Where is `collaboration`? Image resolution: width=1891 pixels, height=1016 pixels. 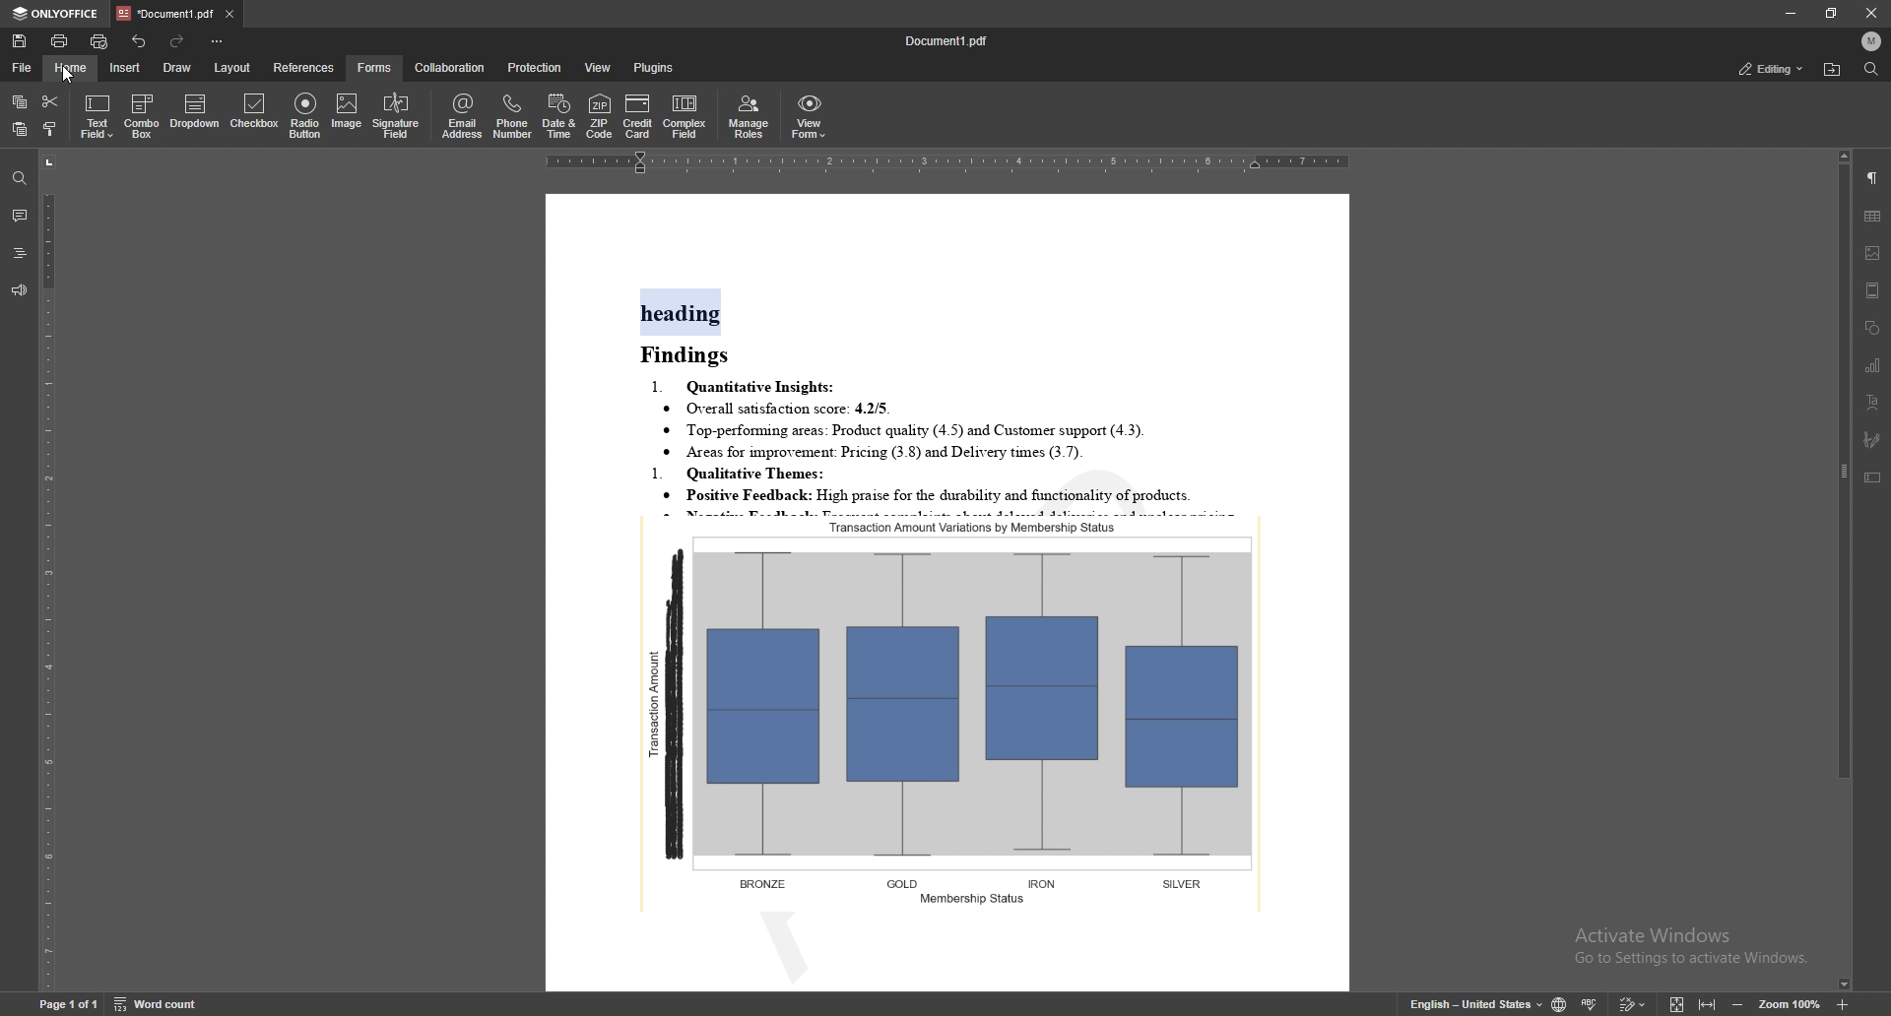
collaboration is located at coordinates (452, 66).